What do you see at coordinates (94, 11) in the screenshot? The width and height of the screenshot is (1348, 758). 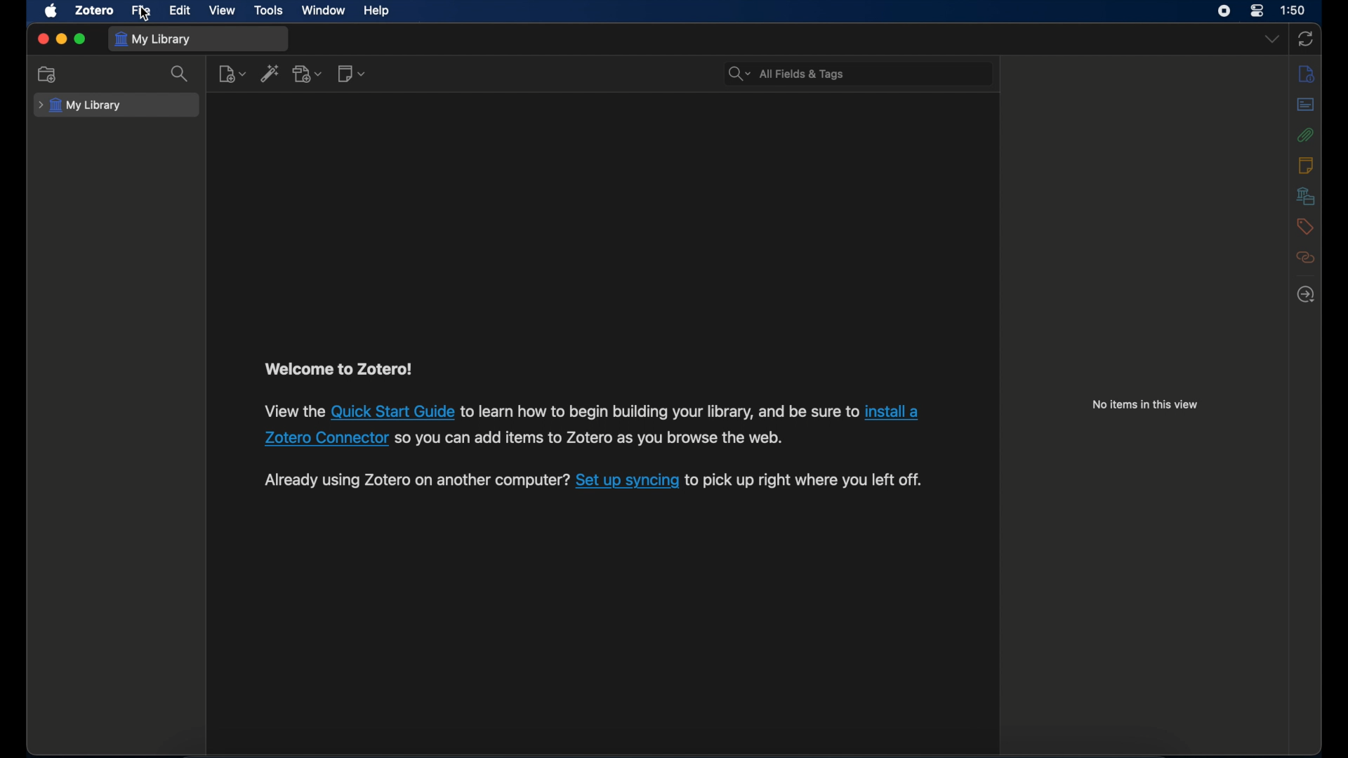 I see `zotero` at bounding box center [94, 11].